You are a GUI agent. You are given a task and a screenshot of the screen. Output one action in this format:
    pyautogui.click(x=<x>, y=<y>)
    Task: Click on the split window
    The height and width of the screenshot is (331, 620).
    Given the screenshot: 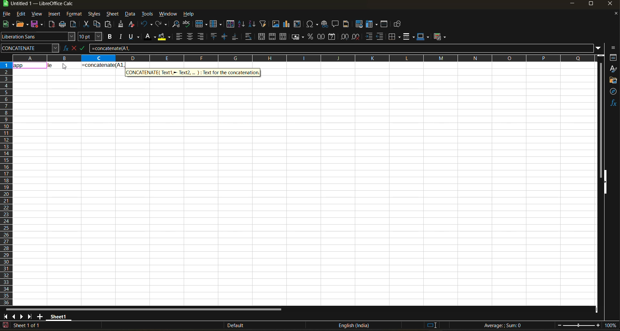 What is the action you would take?
    pyautogui.click(x=385, y=25)
    